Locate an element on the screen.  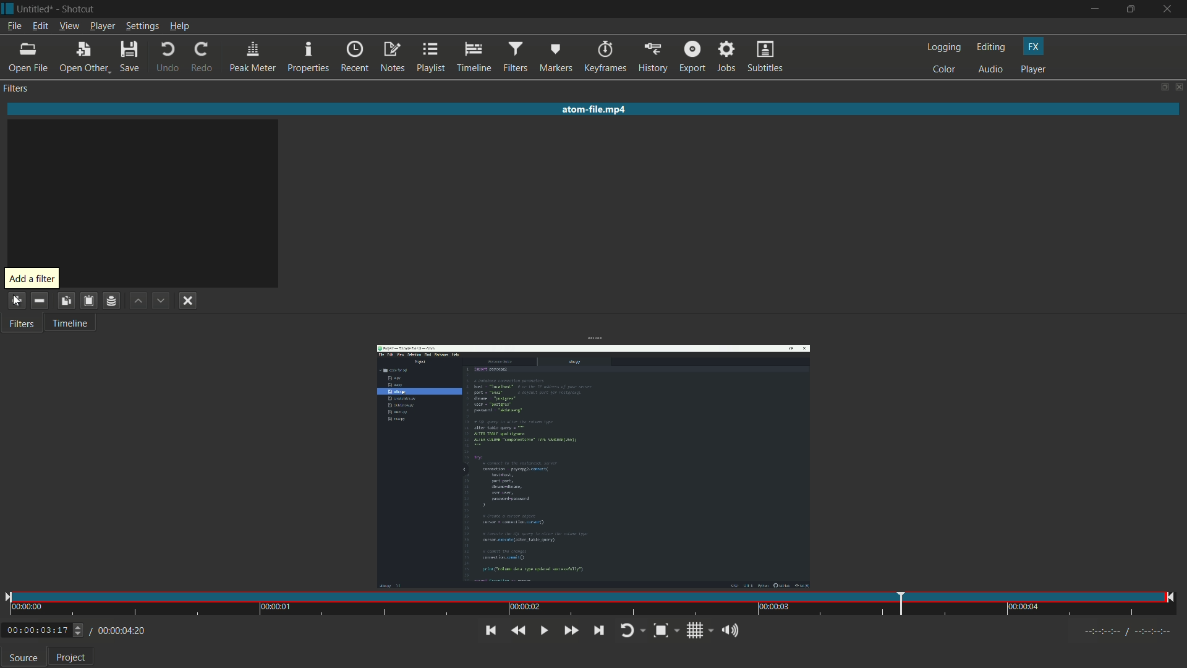
timeline is located at coordinates (69, 322).